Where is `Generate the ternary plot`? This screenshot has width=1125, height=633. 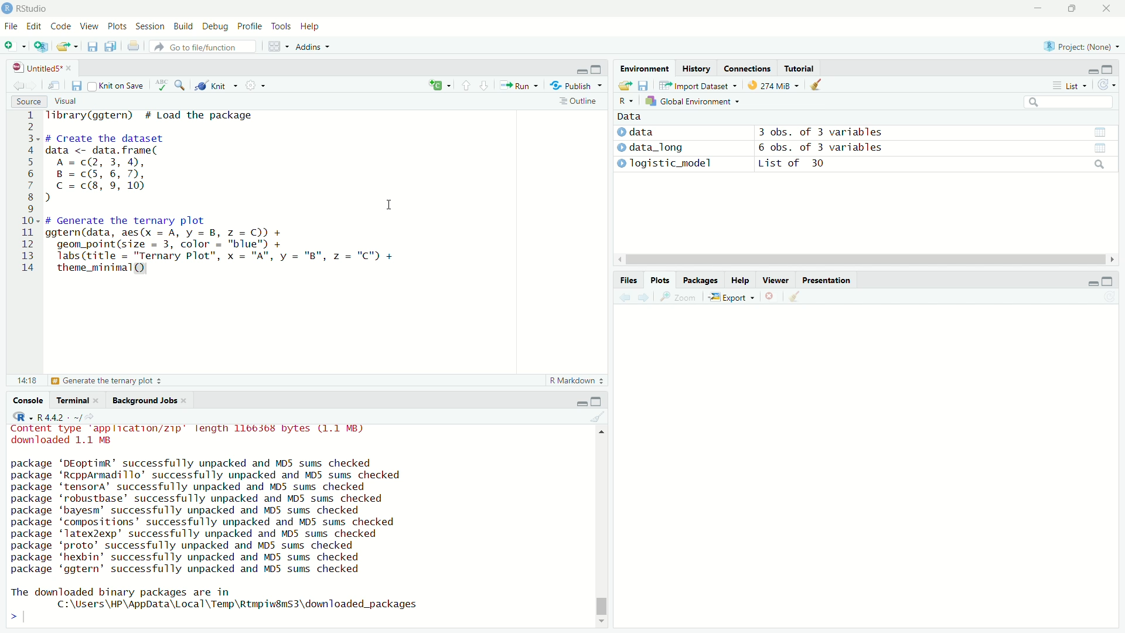
Generate the ternary plot is located at coordinates (107, 381).